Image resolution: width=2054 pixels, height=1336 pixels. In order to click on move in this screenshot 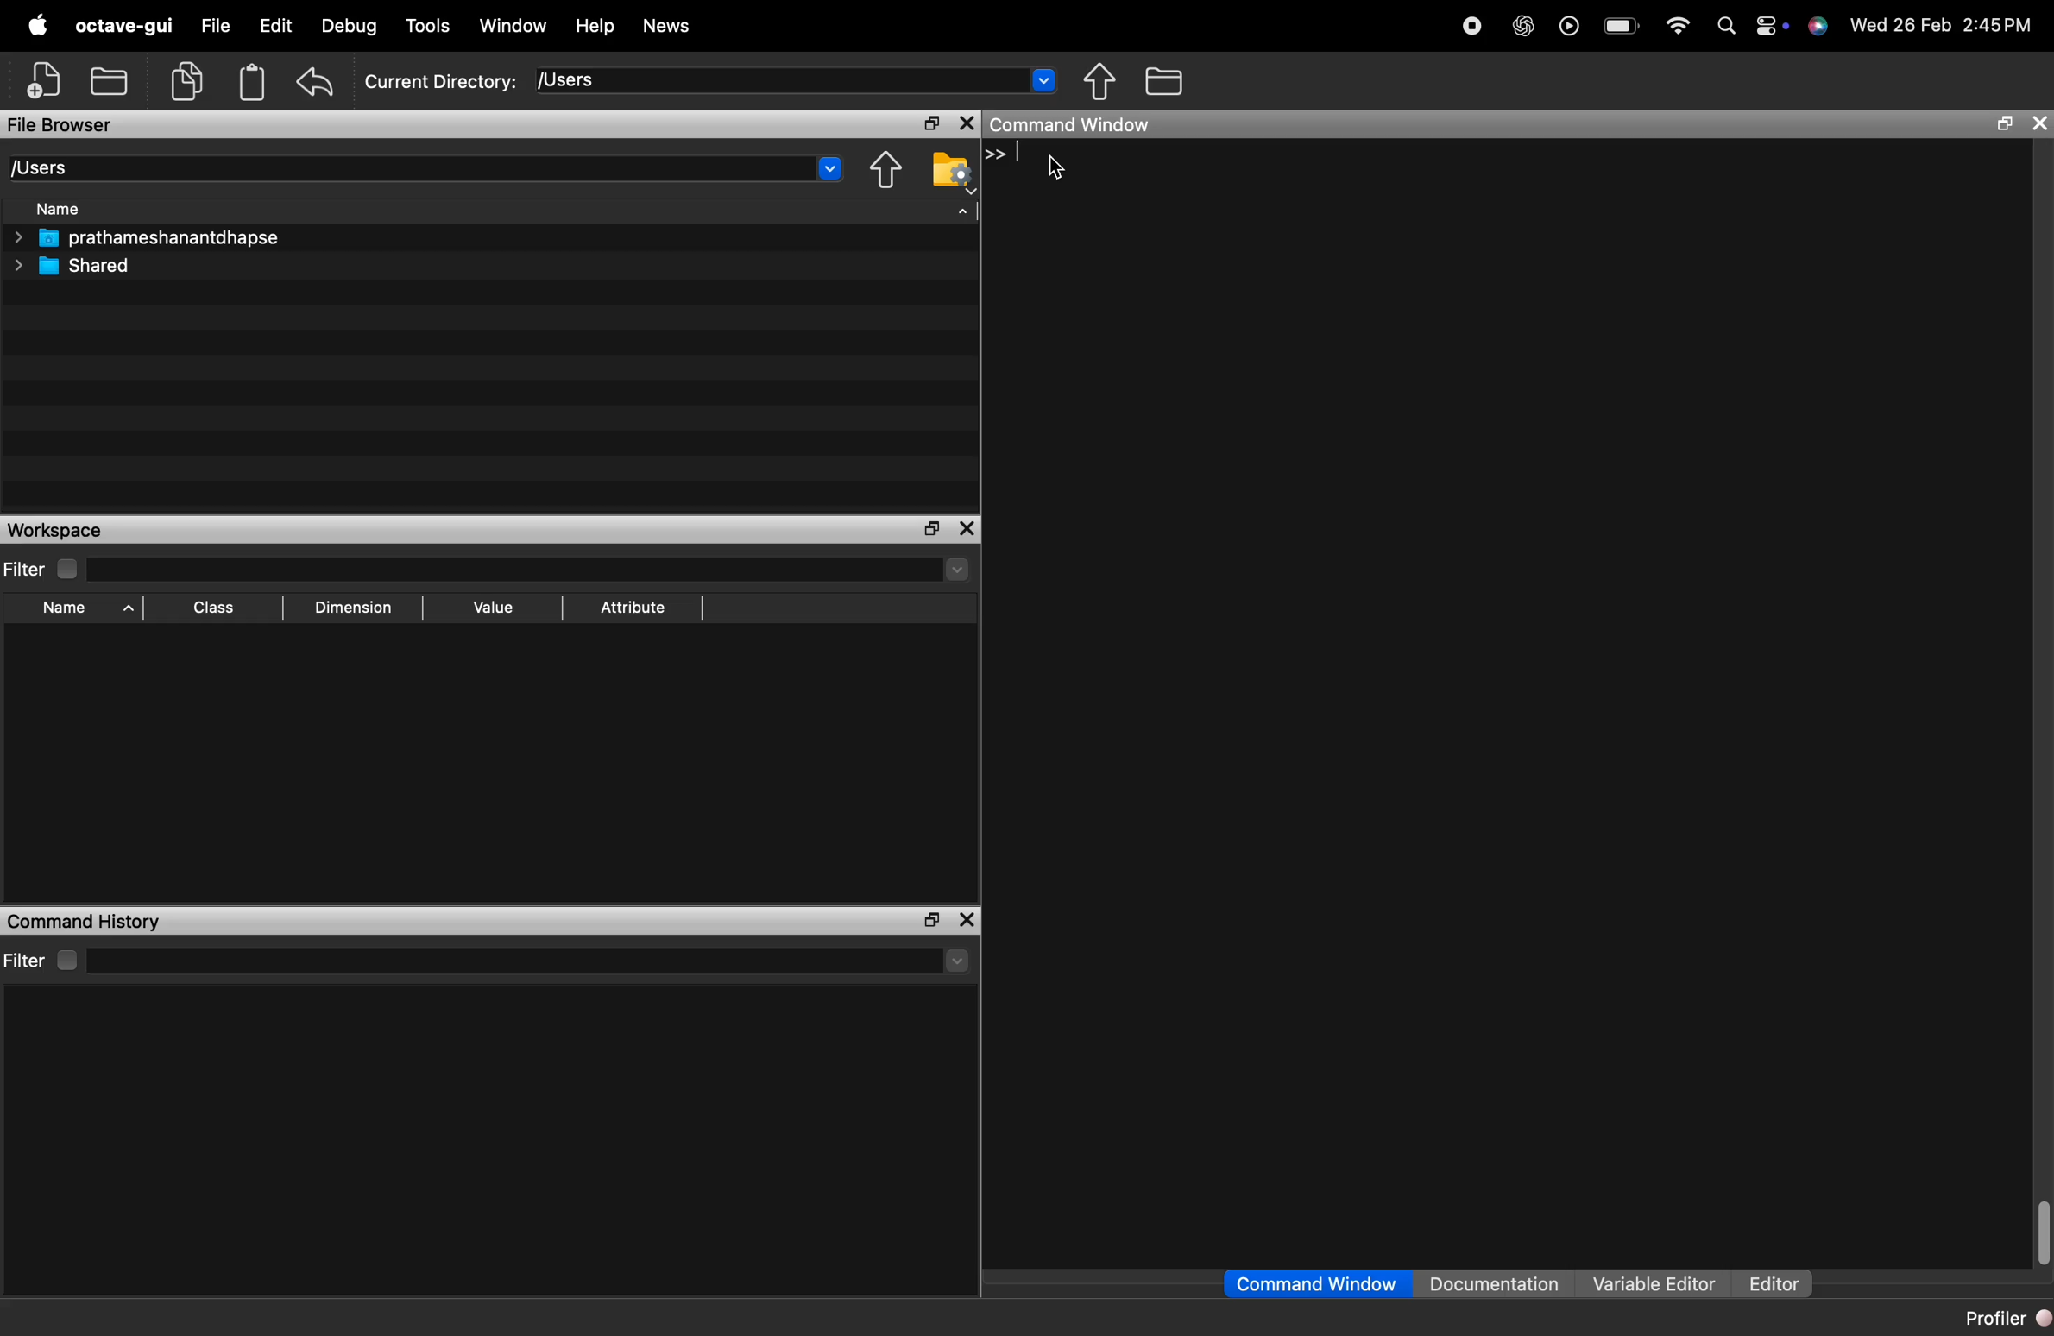, I will do `click(1100, 80)`.